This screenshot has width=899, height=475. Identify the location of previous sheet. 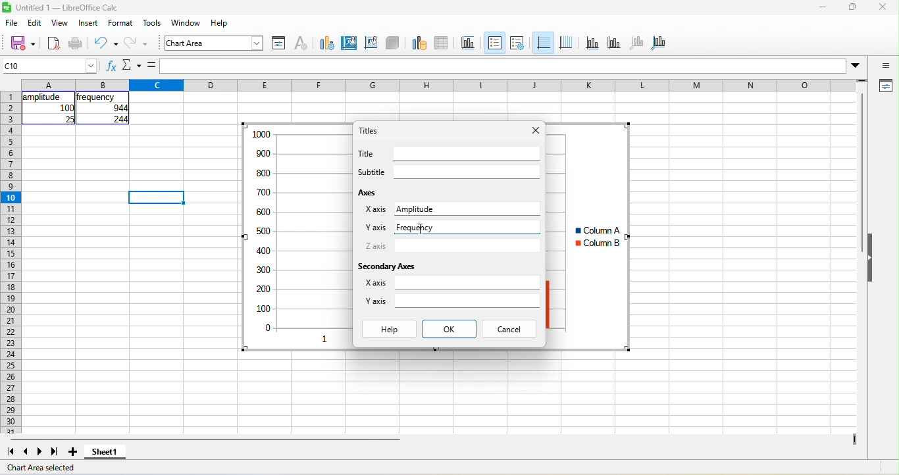
(26, 452).